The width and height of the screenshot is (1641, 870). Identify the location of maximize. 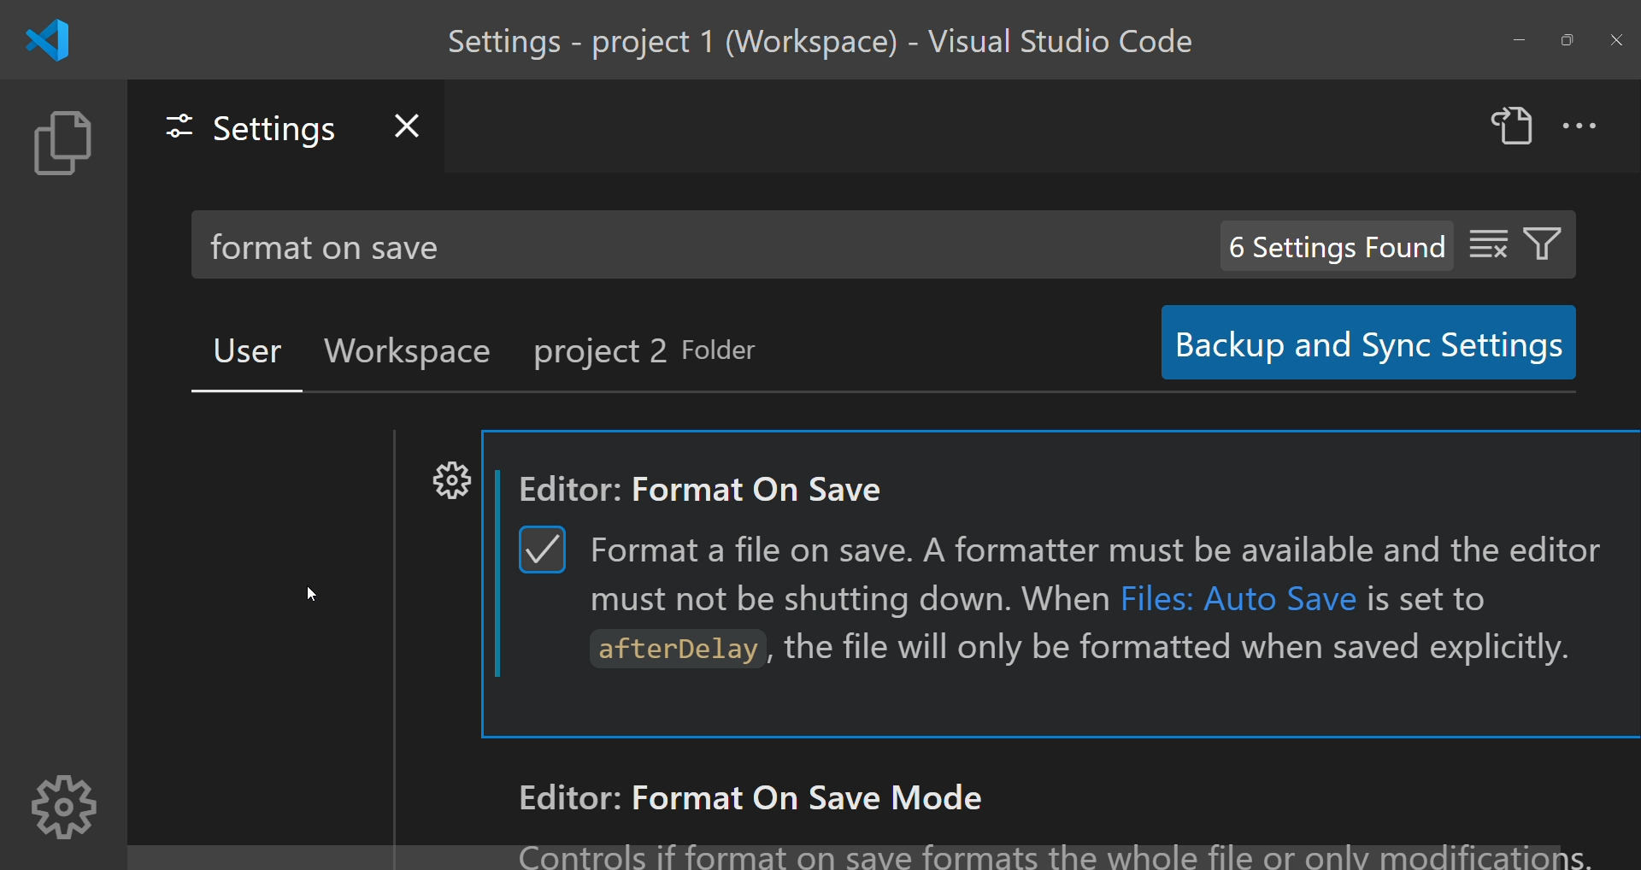
(1569, 43).